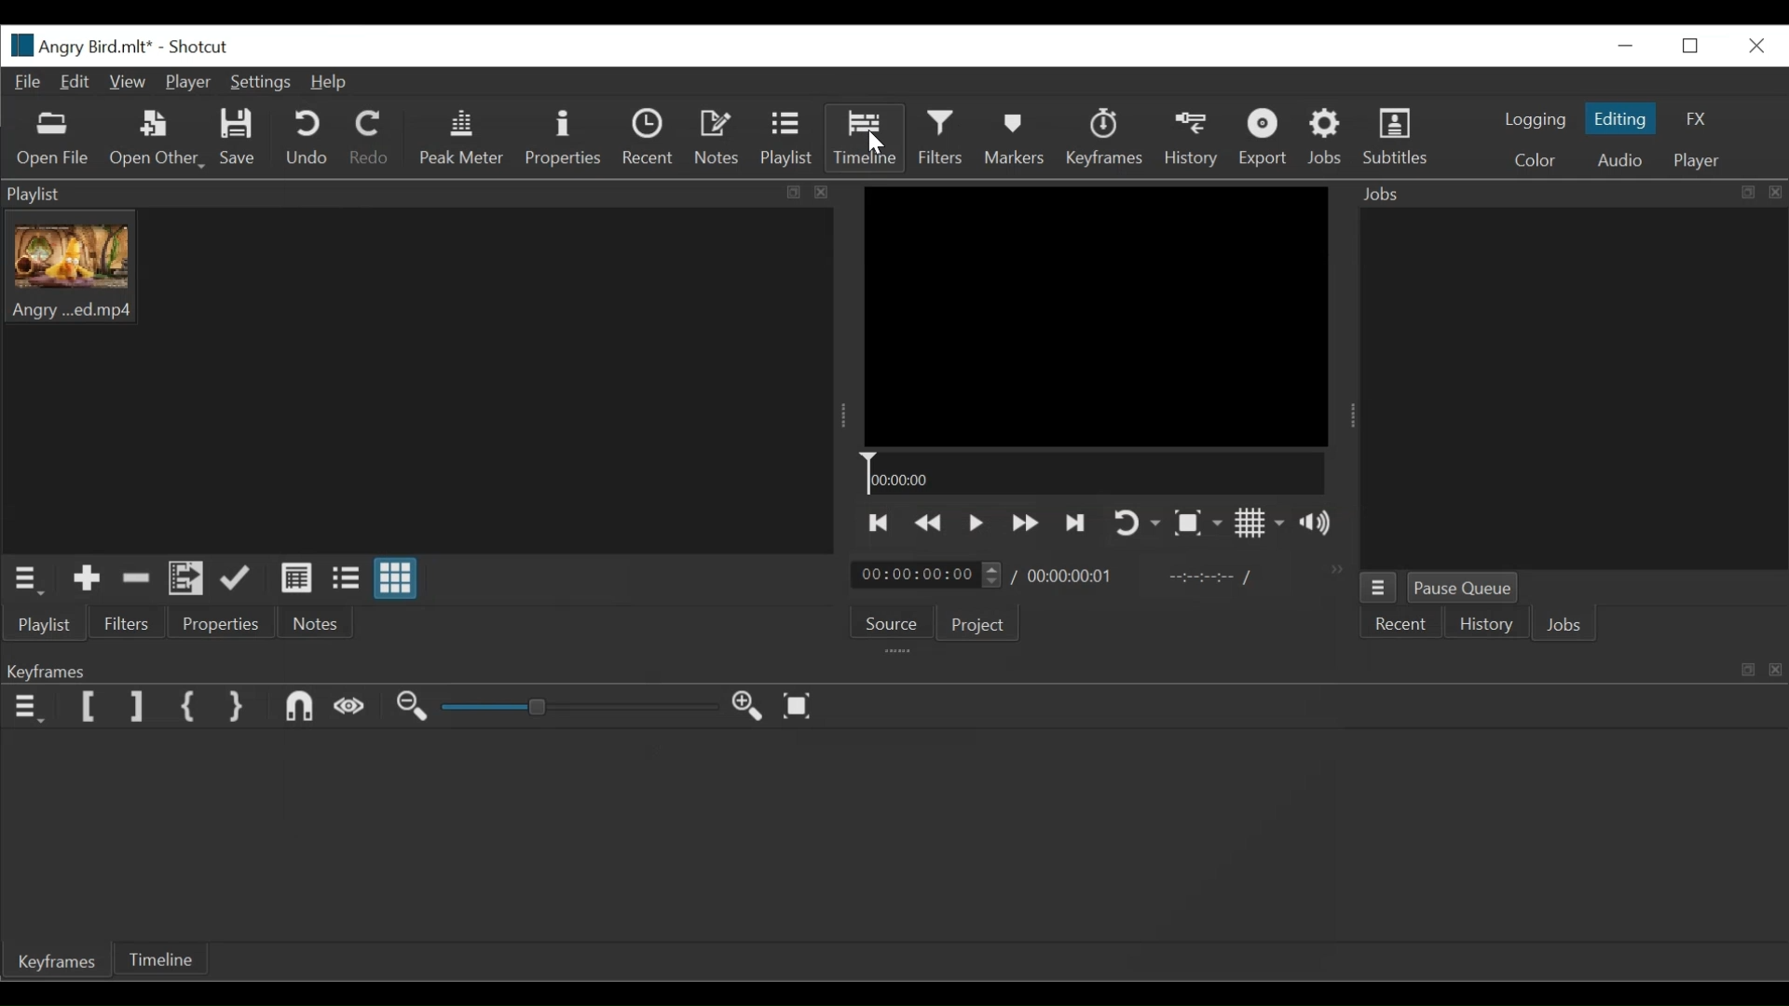  What do you see at coordinates (72, 82) in the screenshot?
I see `Edit` at bounding box center [72, 82].